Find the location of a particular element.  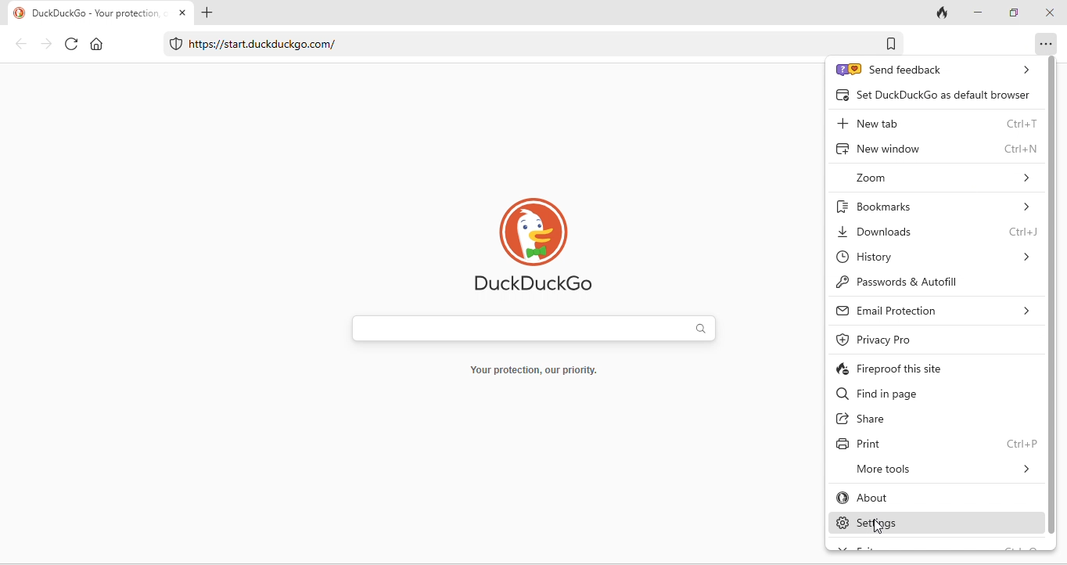

duckduckgo logo is located at coordinates (533, 243).